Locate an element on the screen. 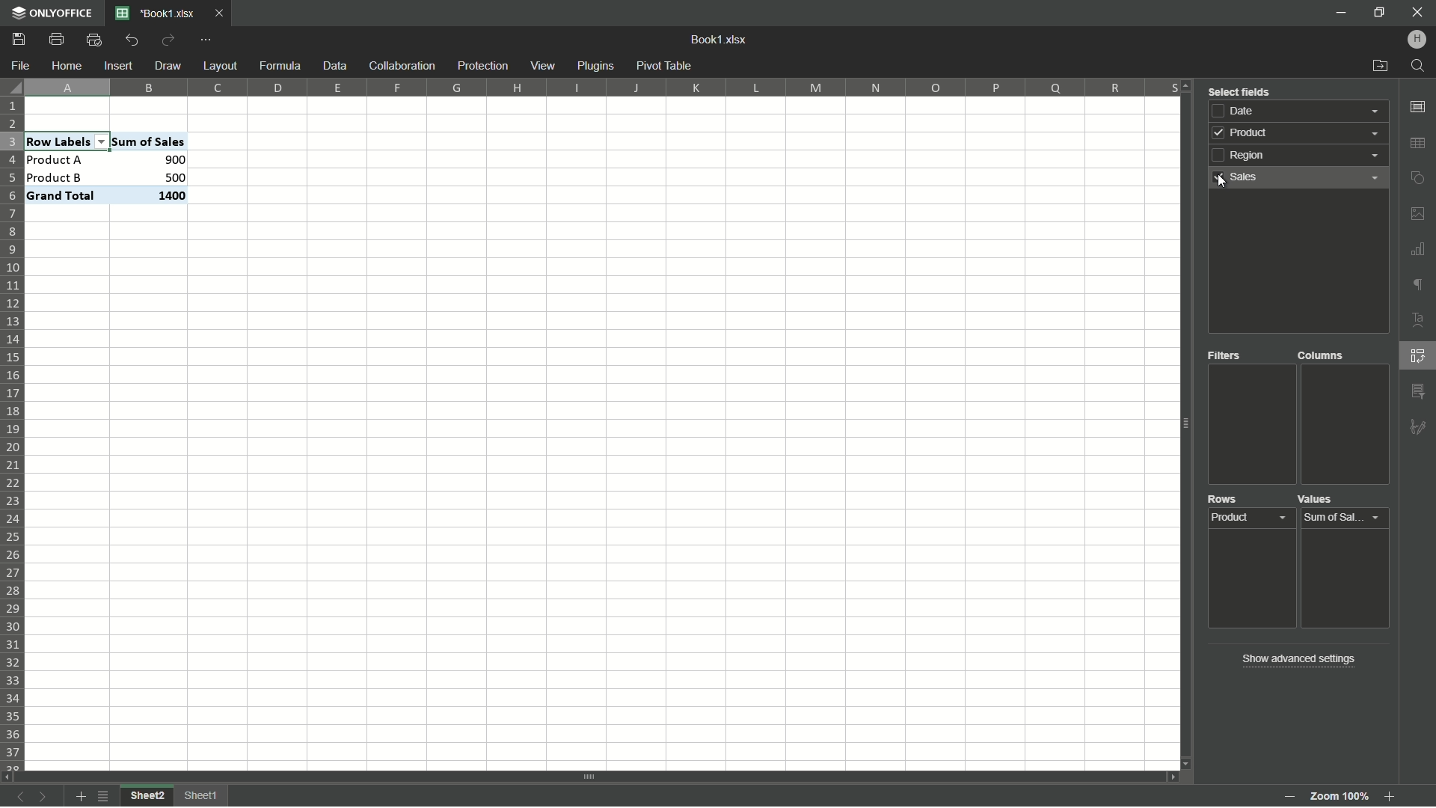 The height and width of the screenshot is (808, 1436). insert table is located at coordinates (1420, 144).